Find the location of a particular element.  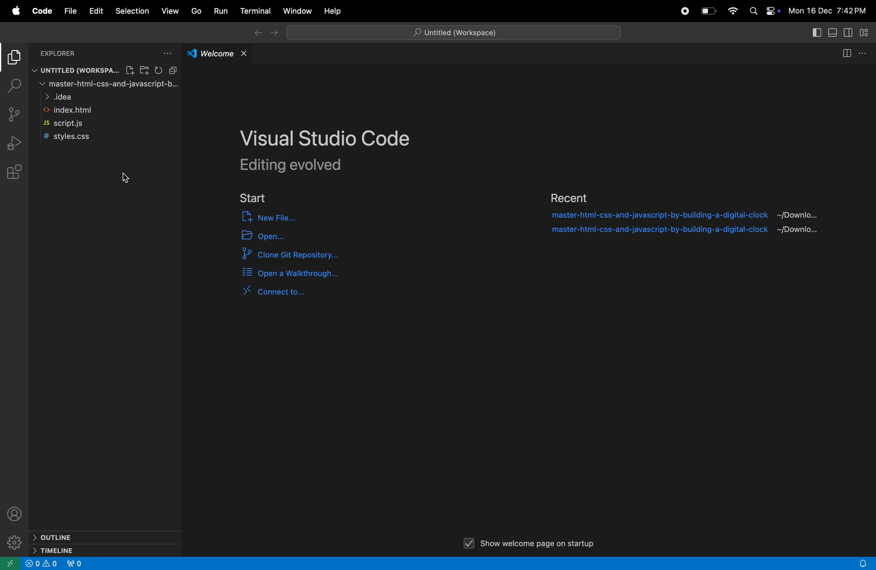

open is located at coordinates (277, 235).